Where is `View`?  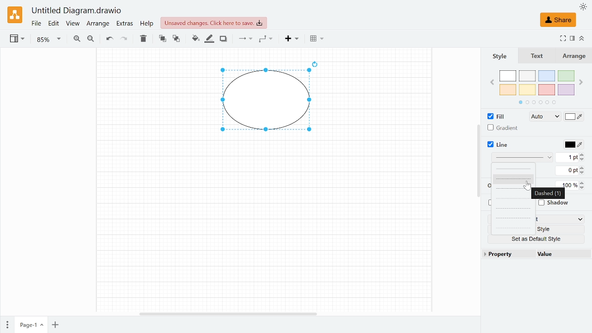 View is located at coordinates (73, 24).